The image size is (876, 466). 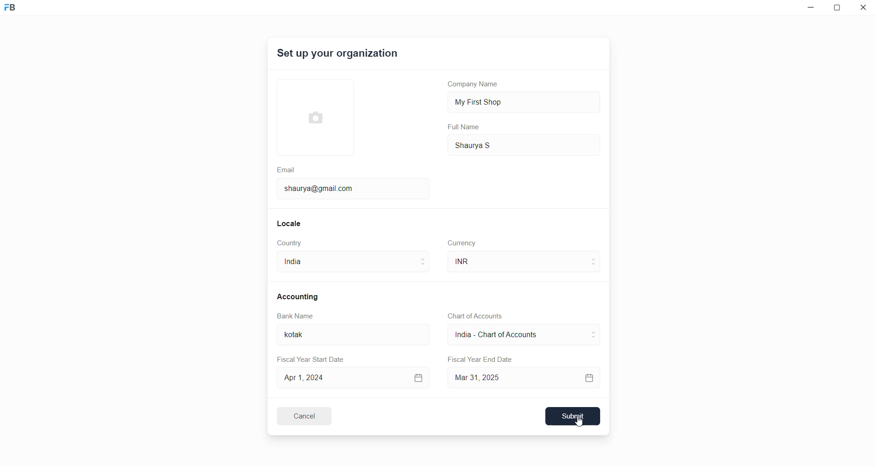 I want to click on kotak, so click(x=302, y=336).